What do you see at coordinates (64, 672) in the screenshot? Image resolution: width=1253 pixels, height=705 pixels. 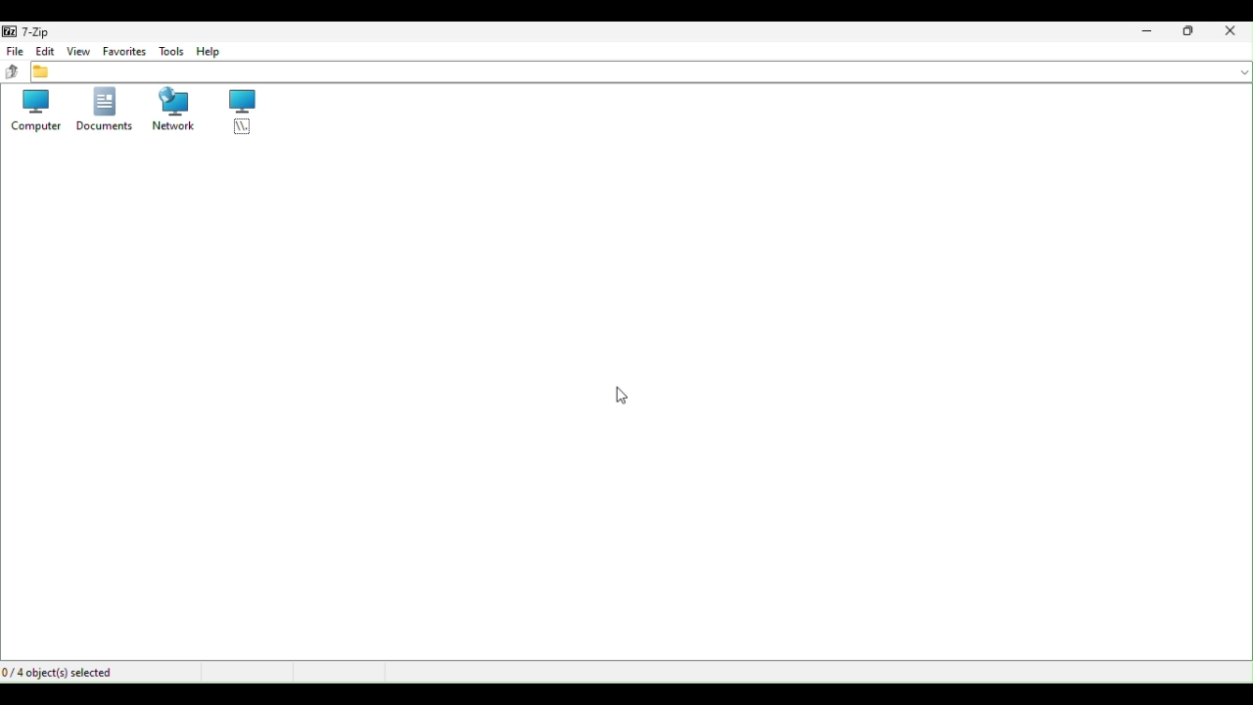 I see `4 object selected` at bounding box center [64, 672].